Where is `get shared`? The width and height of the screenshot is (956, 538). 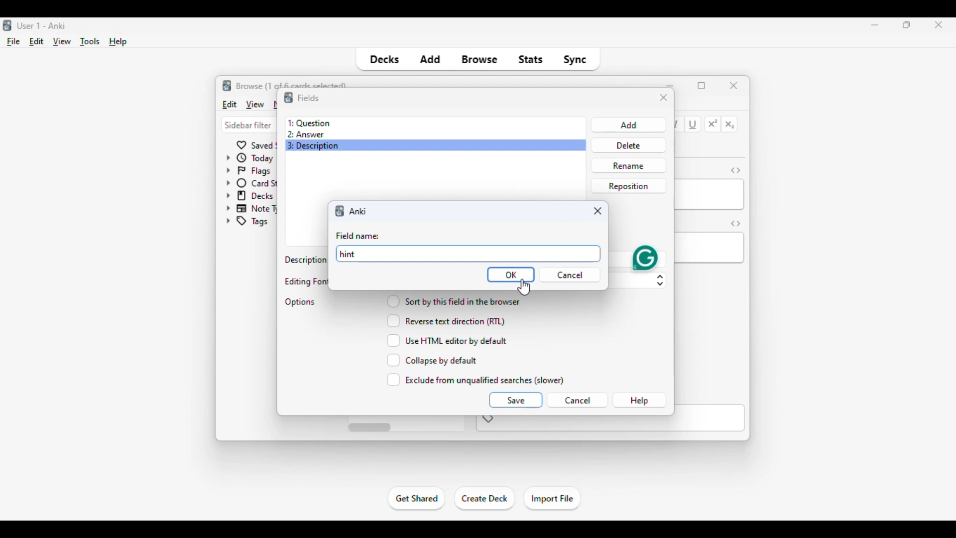 get shared is located at coordinates (417, 498).